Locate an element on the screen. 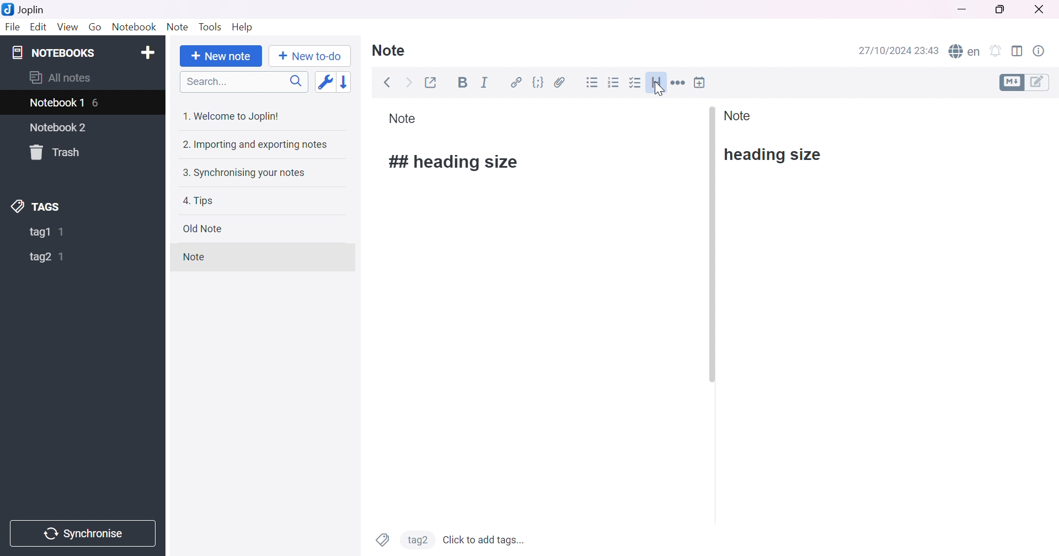 This screenshot has height=556, width=1059. Tools is located at coordinates (211, 26).